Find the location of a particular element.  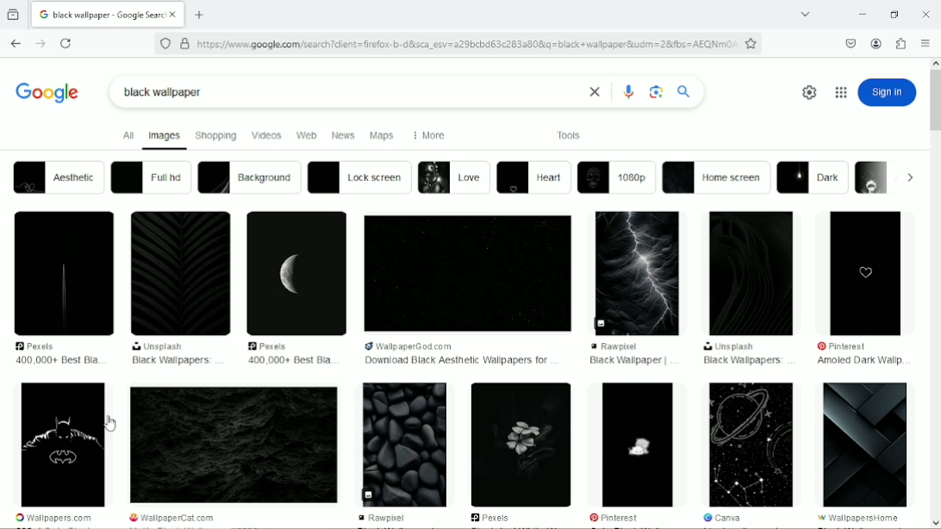

love is located at coordinates (453, 177).